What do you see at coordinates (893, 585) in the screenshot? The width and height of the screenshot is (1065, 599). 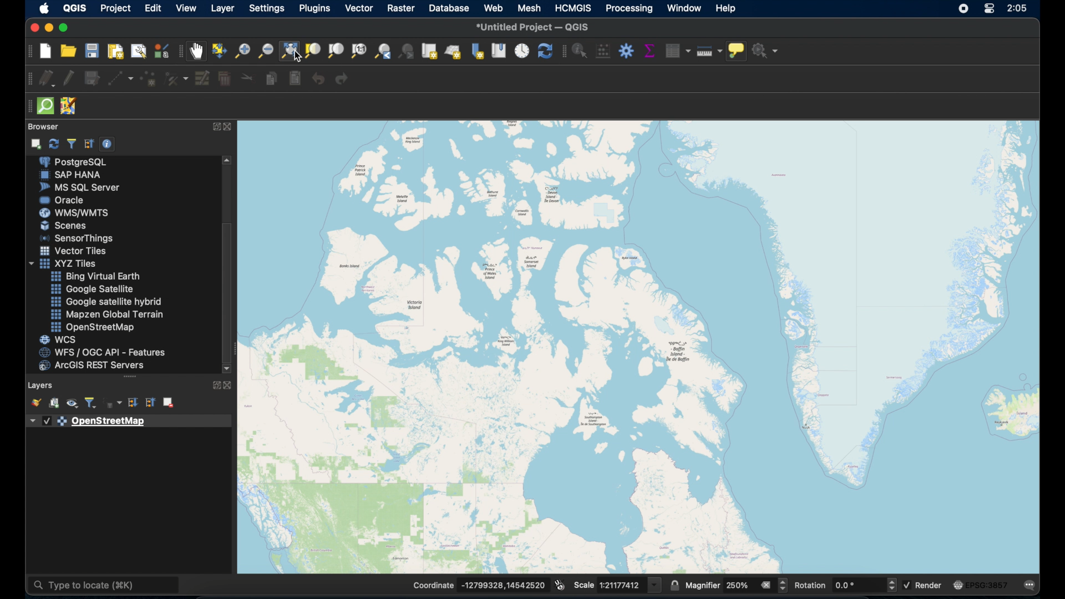 I see `increase or decrease rotation value` at bounding box center [893, 585].